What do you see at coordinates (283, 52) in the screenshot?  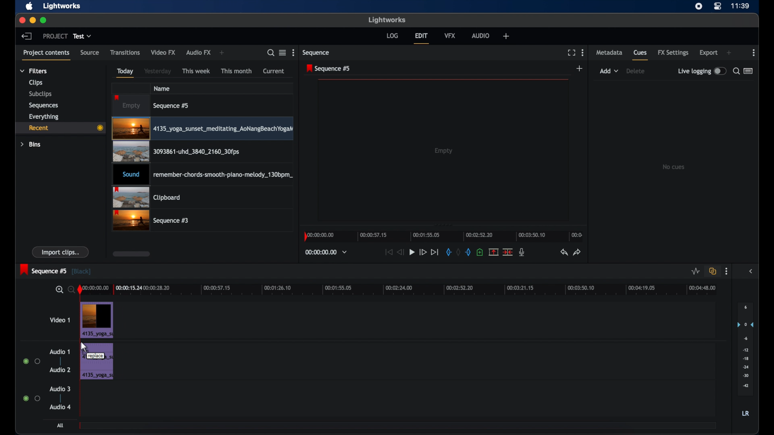 I see `toggle list or tile view` at bounding box center [283, 52].